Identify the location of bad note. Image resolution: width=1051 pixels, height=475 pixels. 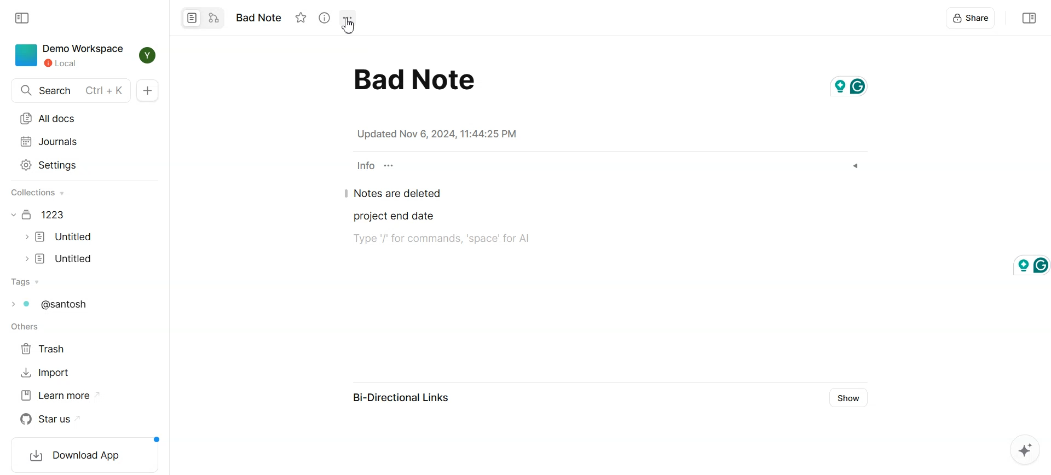
(413, 78).